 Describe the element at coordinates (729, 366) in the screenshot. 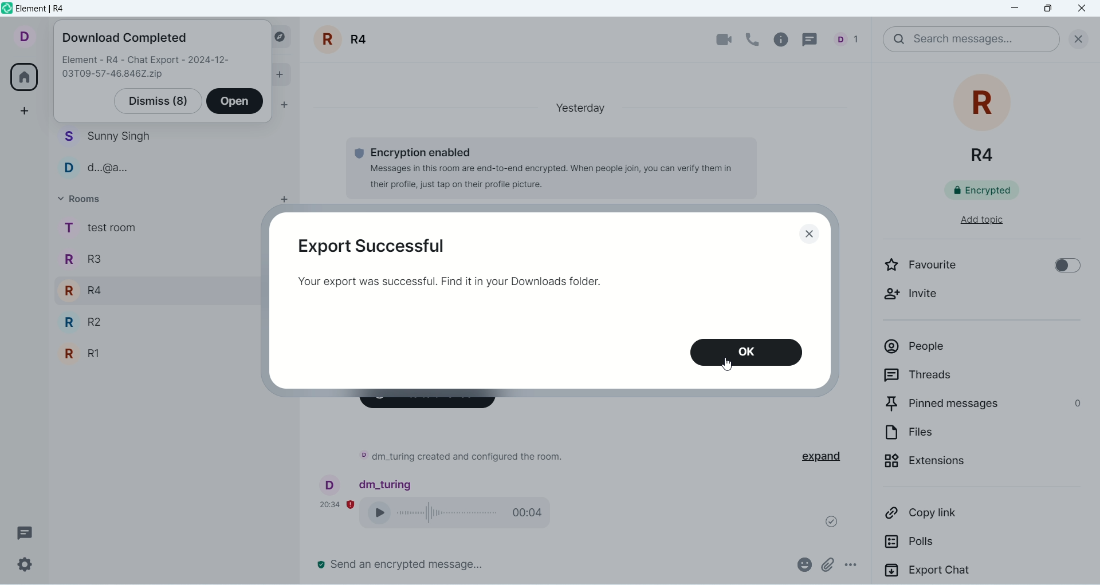

I see `pointer cursor` at that location.